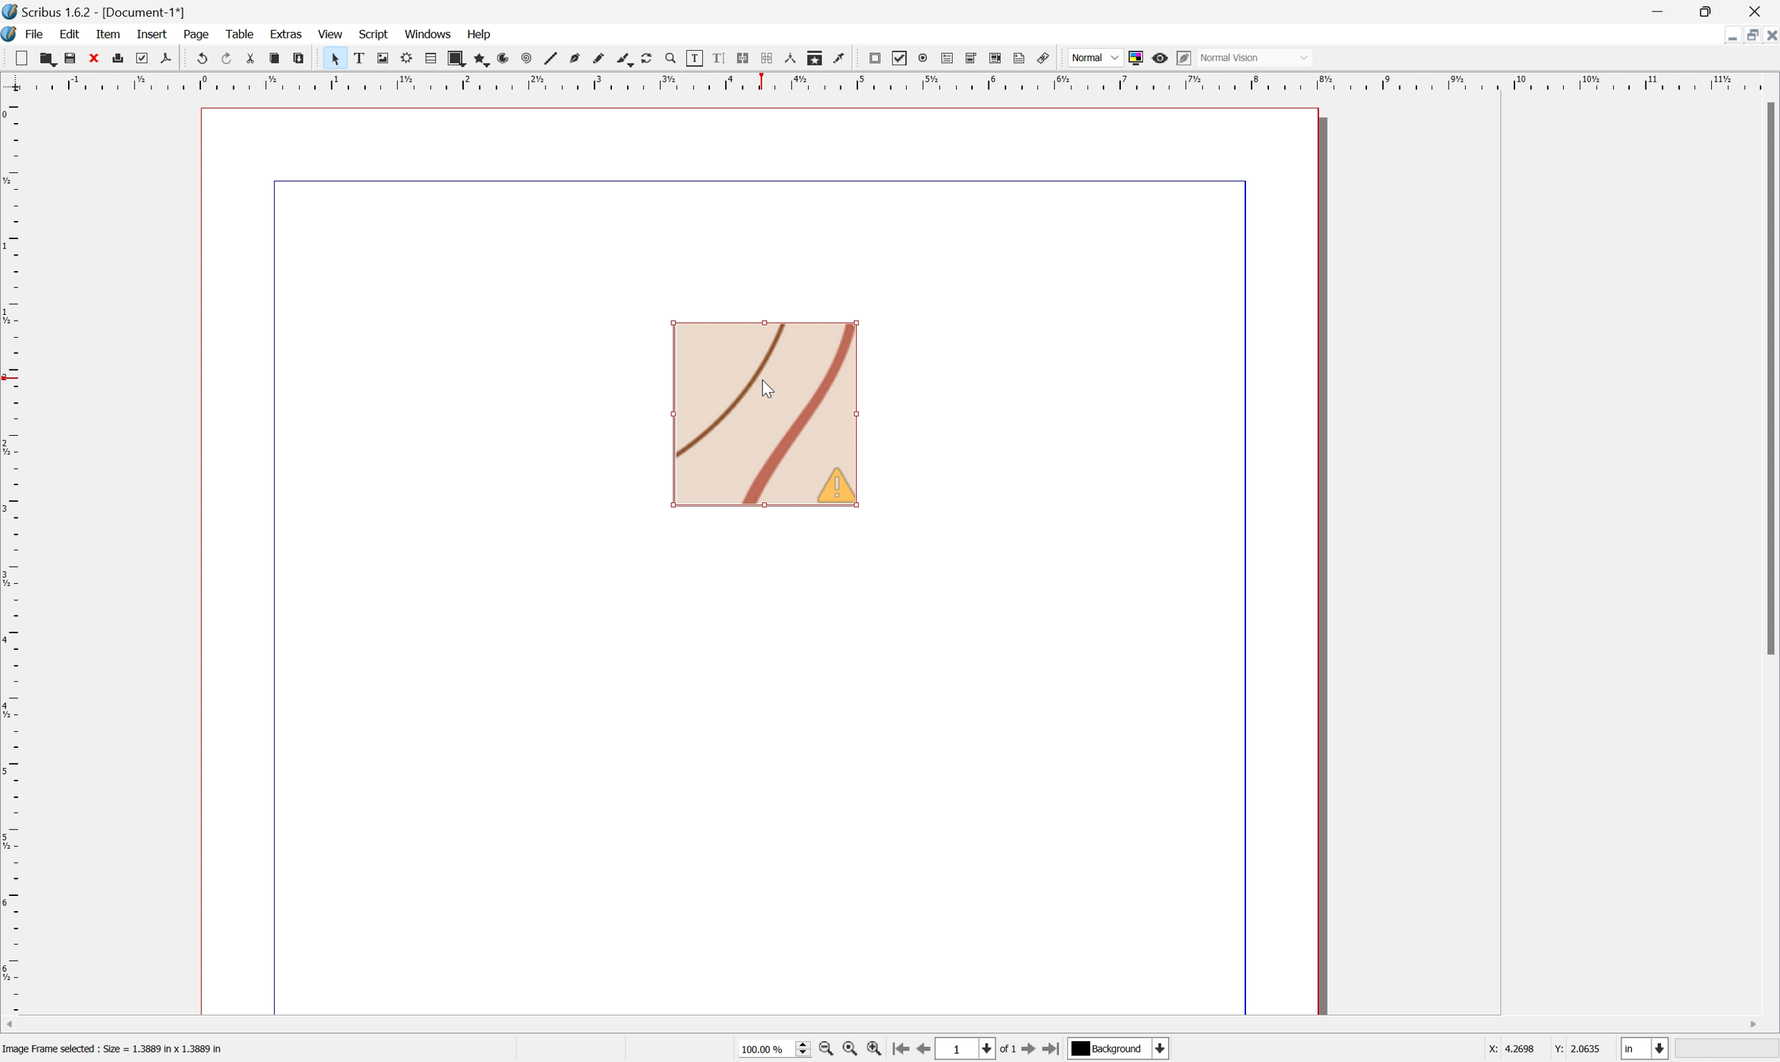 This screenshot has width=1780, height=1062. Describe the element at coordinates (37, 33) in the screenshot. I see `File` at that location.